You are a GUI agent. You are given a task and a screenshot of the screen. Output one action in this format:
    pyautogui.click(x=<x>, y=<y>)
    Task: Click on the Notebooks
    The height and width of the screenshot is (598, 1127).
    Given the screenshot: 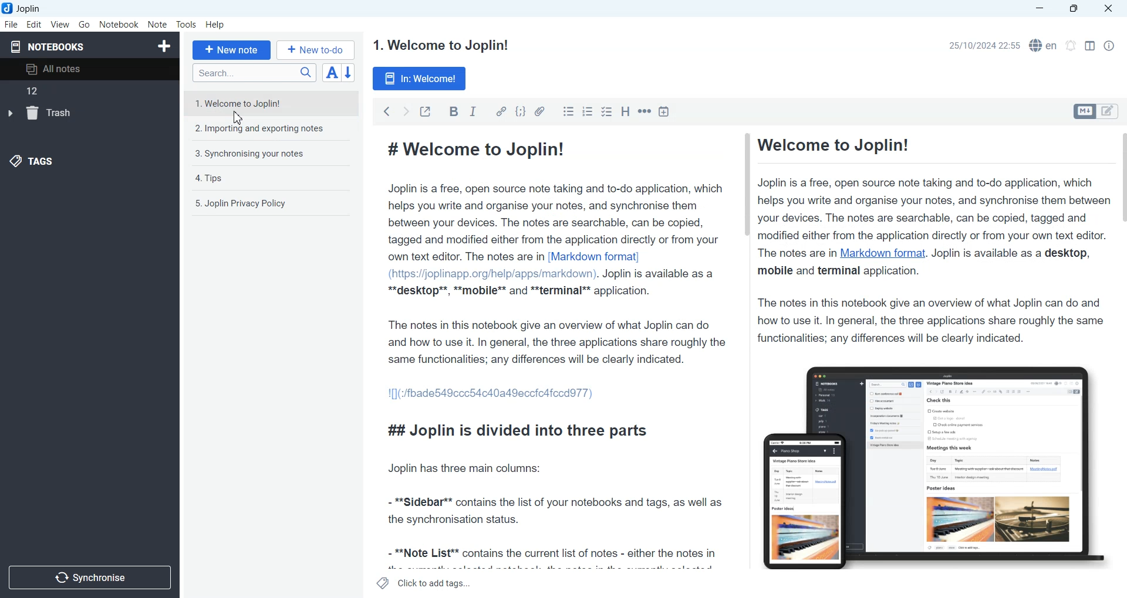 What is the action you would take?
    pyautogui.click(x=48, y=46)
    